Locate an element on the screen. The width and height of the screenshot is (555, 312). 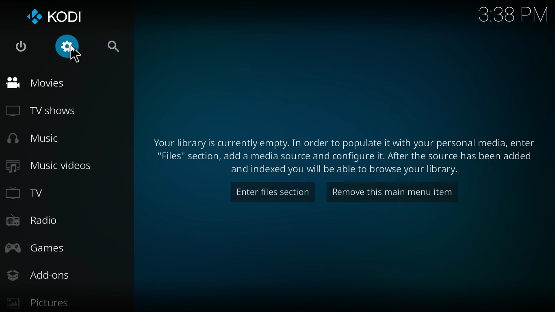
search is located at coordinates (112, 47).